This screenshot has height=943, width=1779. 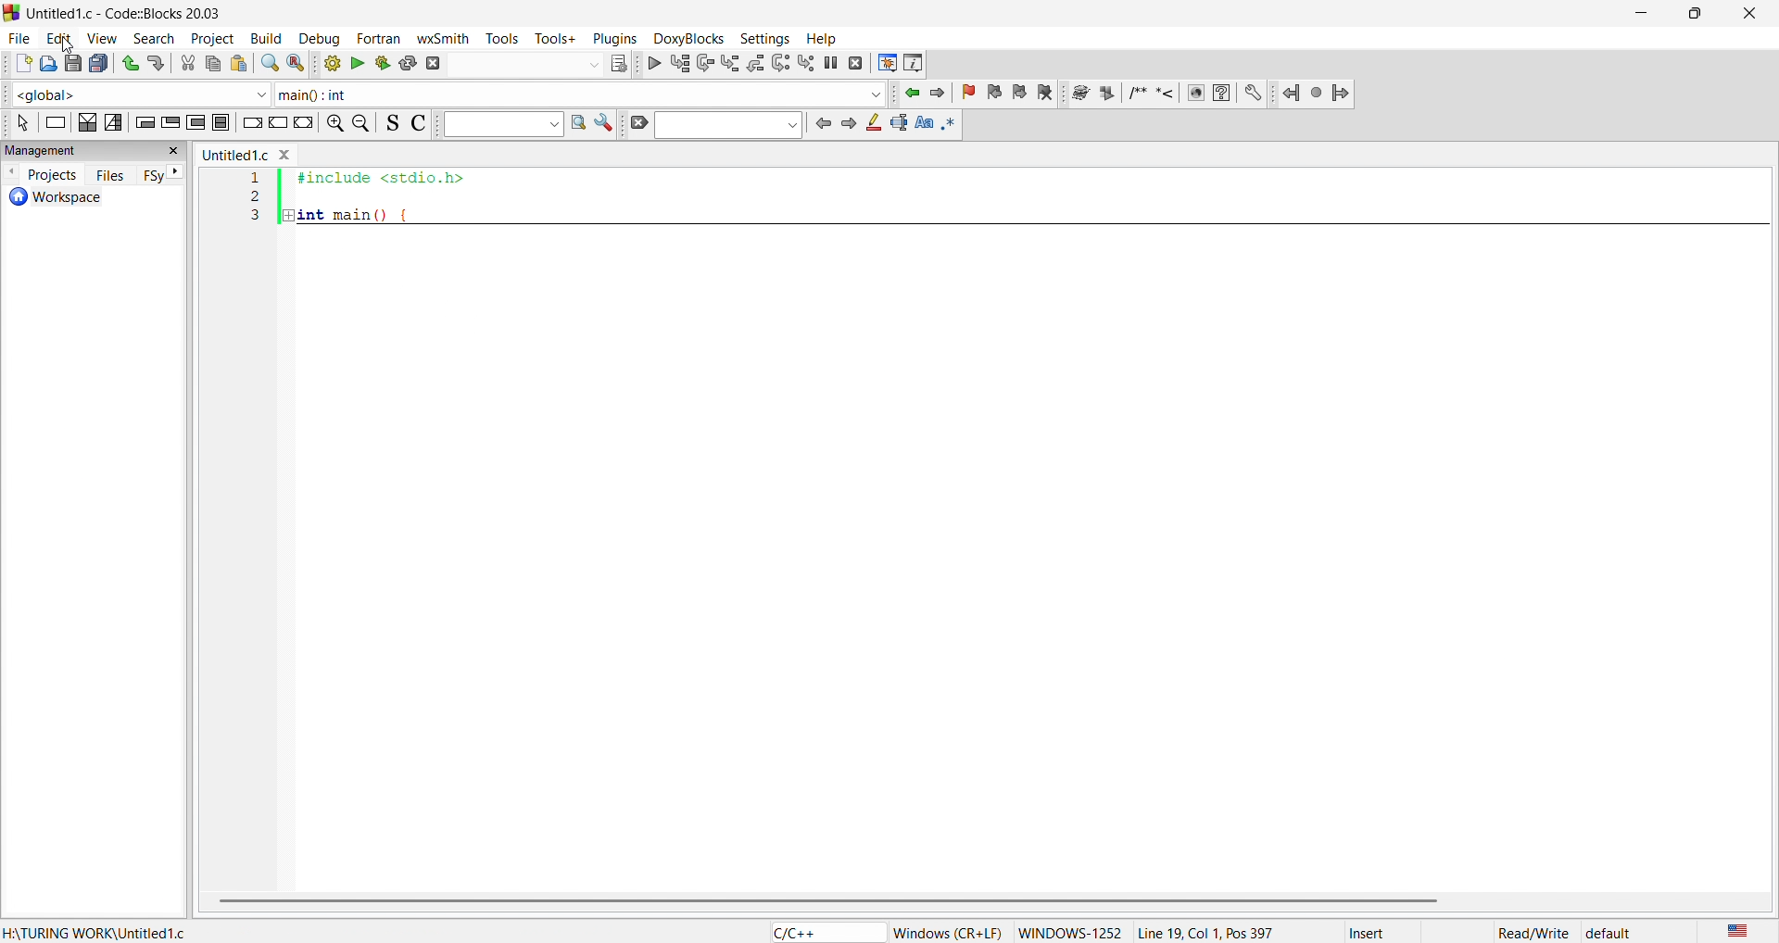 What do you see at coordinates (44, 65) in the screenshot?
I see `openfile` at bounding box center [44, 65].